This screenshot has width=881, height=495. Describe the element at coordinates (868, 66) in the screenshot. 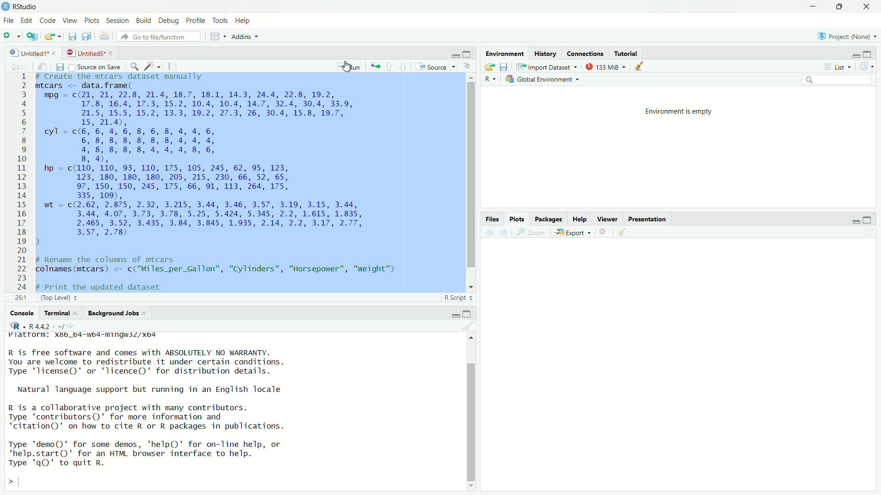

I see `refresh` at that location.